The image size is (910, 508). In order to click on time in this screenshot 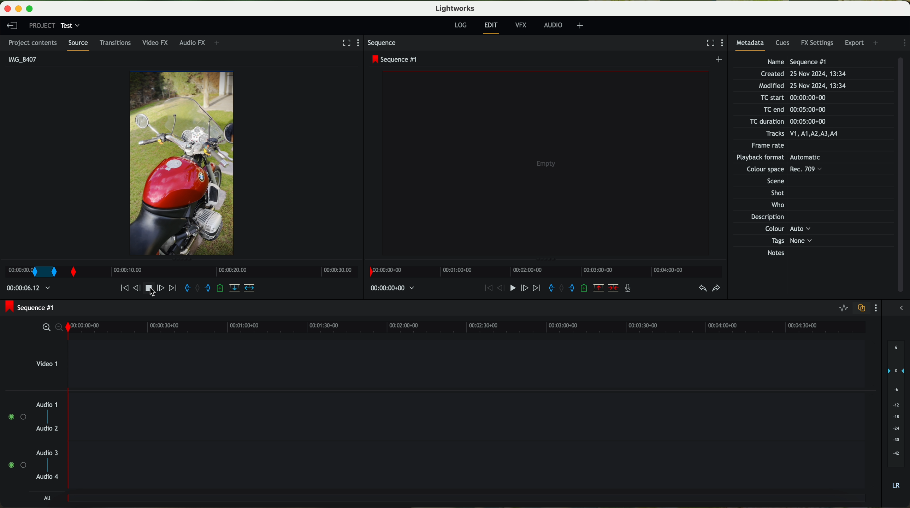, I will do `click(30, 289)`.